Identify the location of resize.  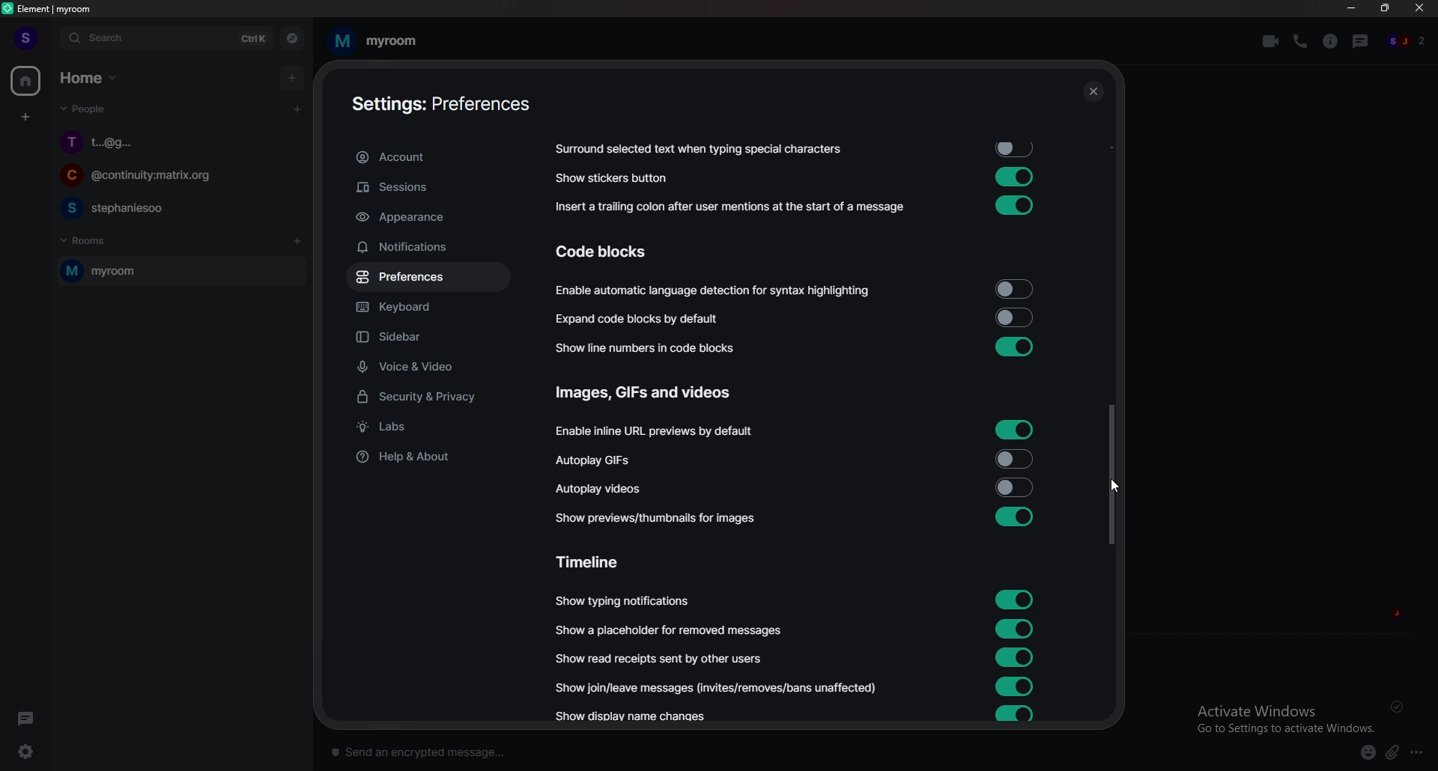
(1387, 8).